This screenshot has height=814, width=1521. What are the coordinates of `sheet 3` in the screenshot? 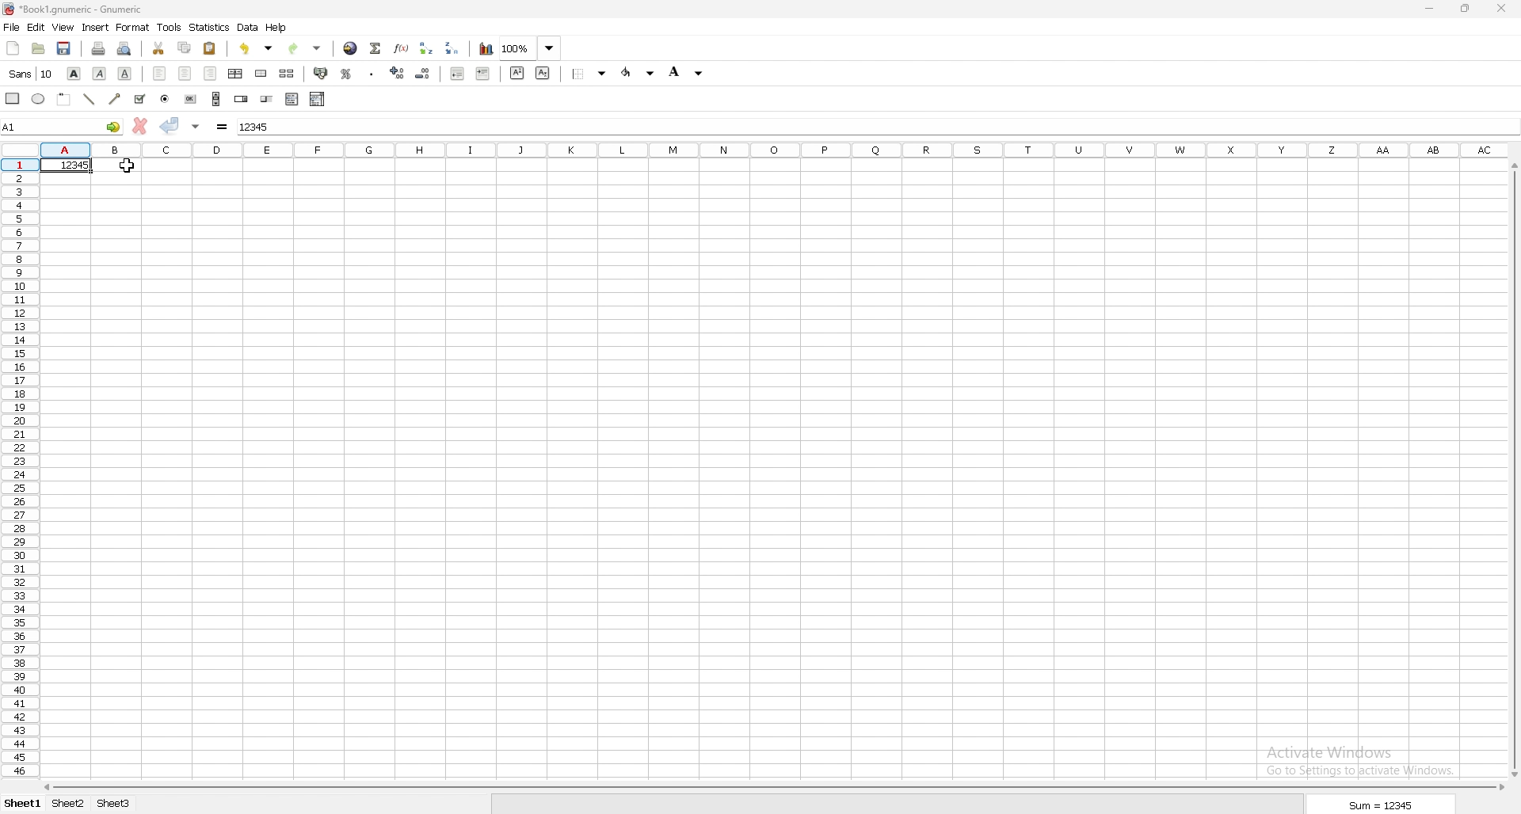 It's located at (114, 804).